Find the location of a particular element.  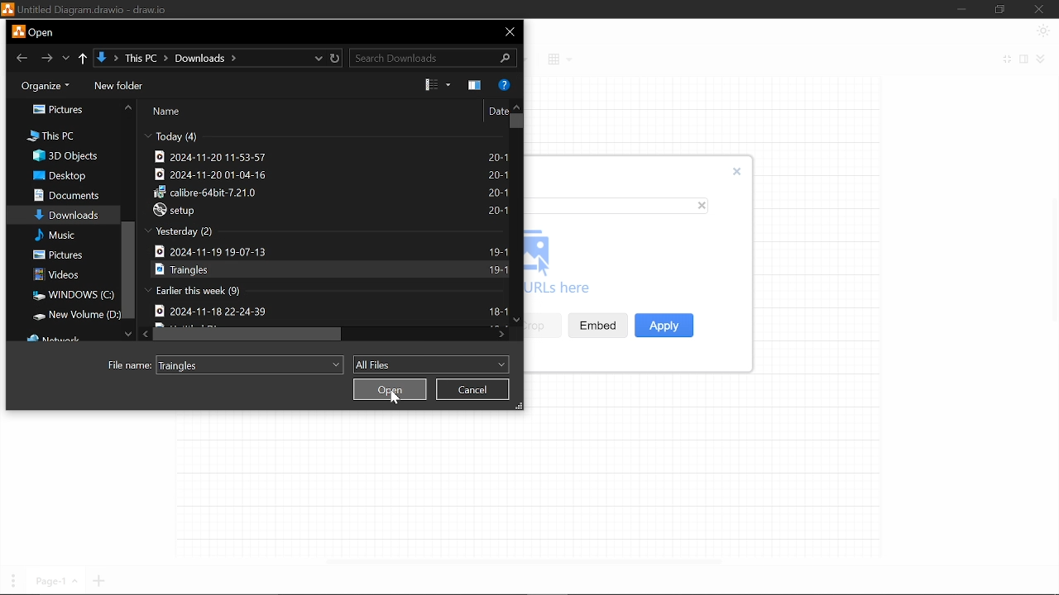

Today (4) is located at coordinates (175, 136).